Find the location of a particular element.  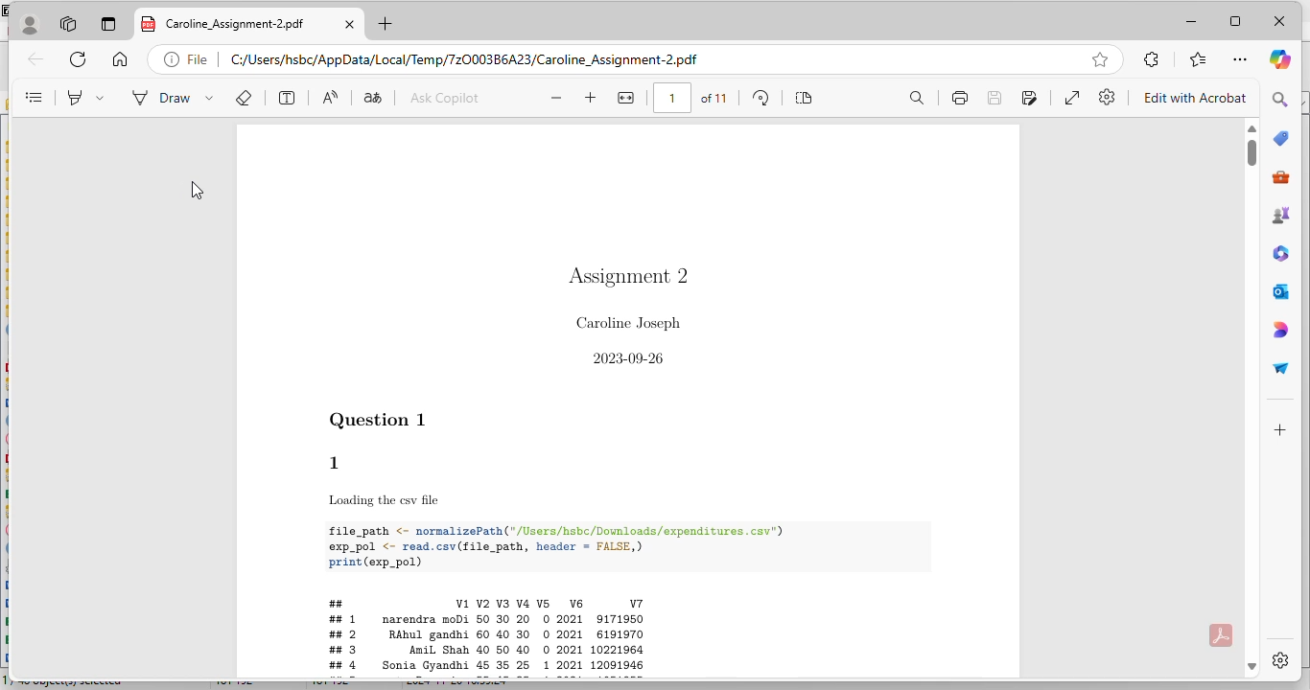

close is located at coordinates (1279, 21).